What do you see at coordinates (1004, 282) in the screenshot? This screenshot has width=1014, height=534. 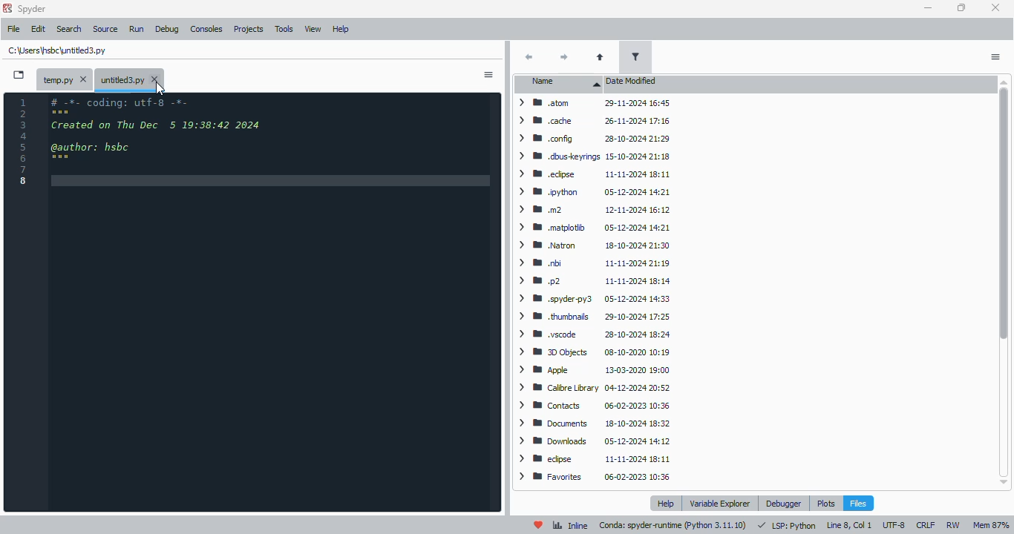 I see `vertical scroll bar` at bounding box center [1004, 282].